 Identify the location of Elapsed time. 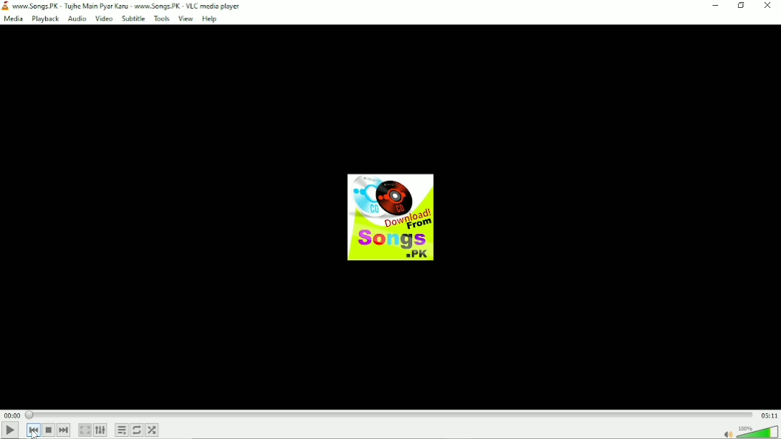
(11, 415).